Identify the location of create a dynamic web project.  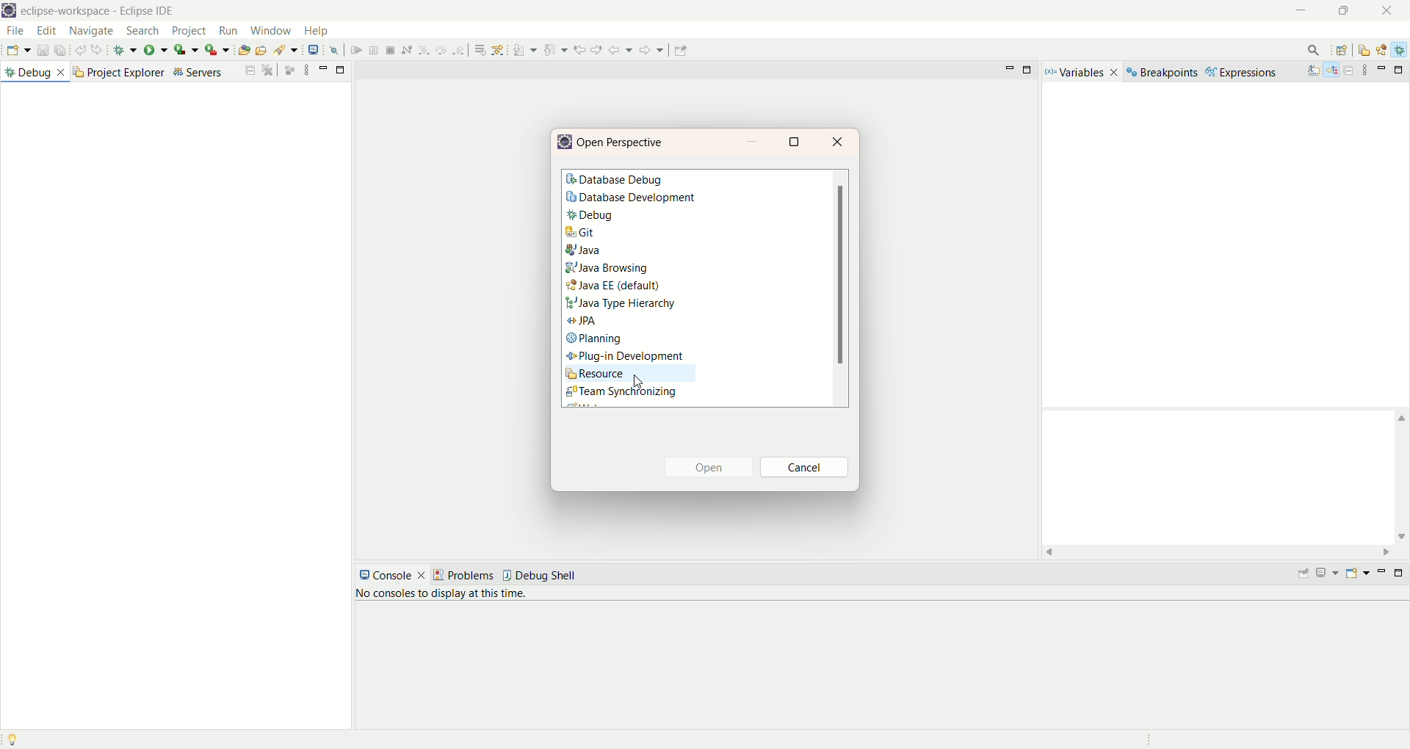
(250, 51).